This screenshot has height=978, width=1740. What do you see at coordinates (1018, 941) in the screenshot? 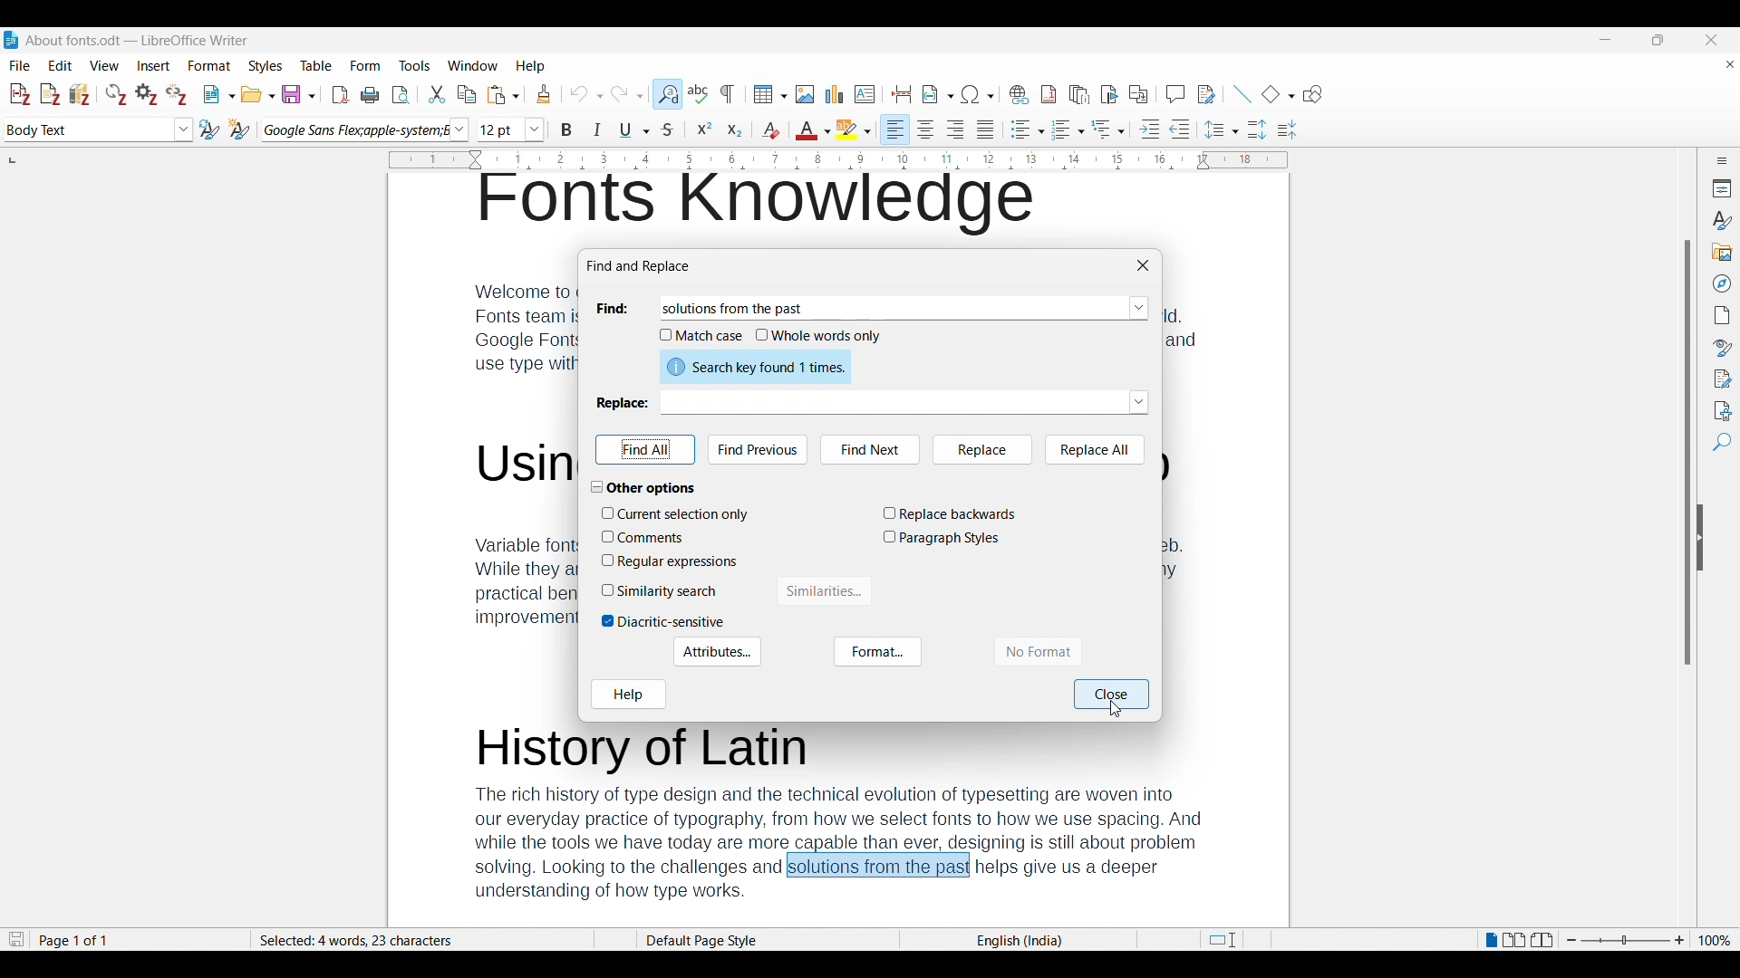
I see `Current text language` at bounding box center [1018, 941].